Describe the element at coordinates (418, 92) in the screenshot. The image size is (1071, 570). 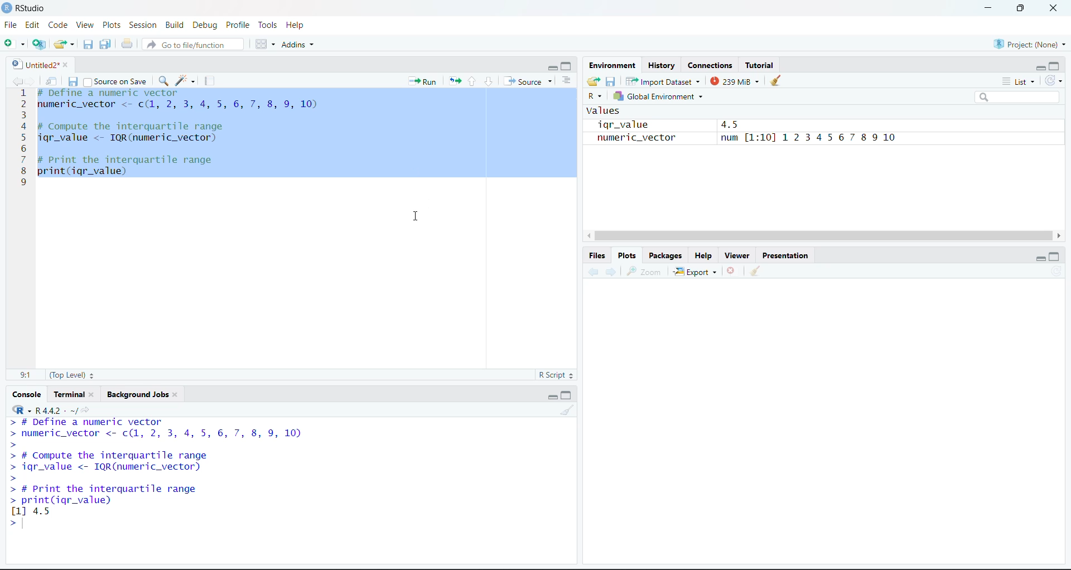
I see `Cursor` at that location.